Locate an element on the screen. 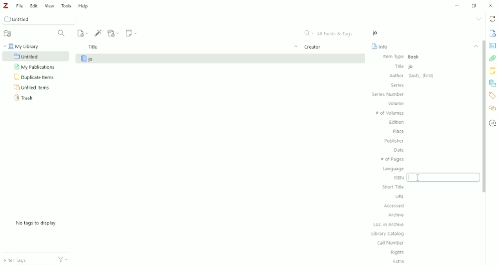 The width and height of the screenshot is (498, 266). Unfiled Items is located at coordinates (34, 88).